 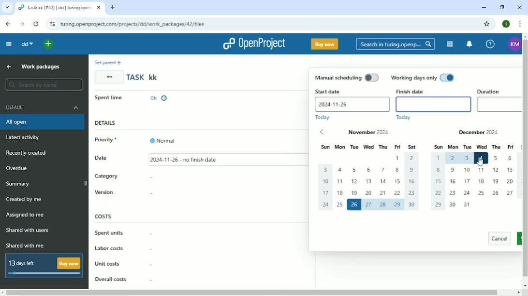 I want to click on Priority *, so click(x=110, y=140).